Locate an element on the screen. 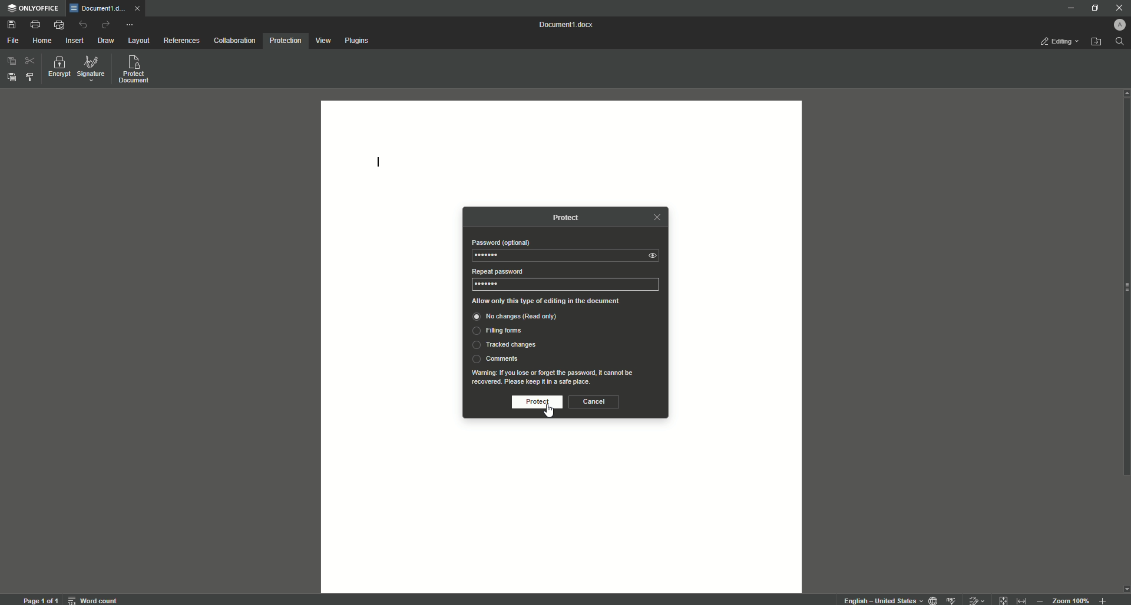 The image size is (1131, 605). Signature is located at coordinates (91, 69).